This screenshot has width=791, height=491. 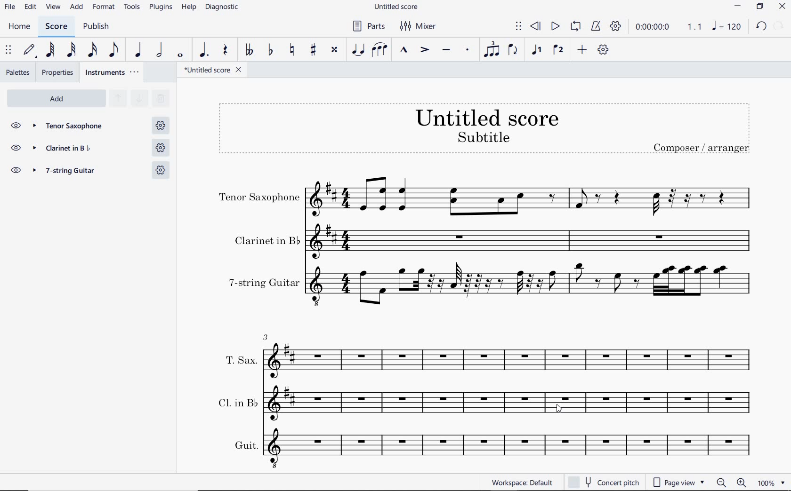 I want to click on TOGGLE-DOUBLE FLAT, so click(x=248, y=50).